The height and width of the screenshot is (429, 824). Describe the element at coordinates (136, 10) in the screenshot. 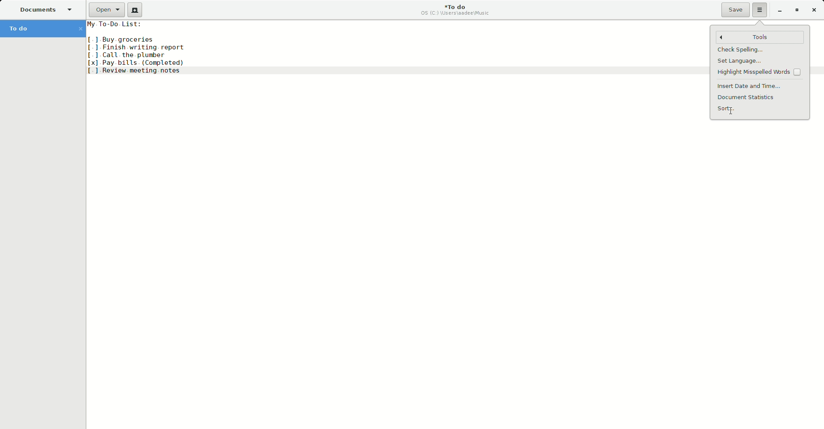

I see `New` at that location.